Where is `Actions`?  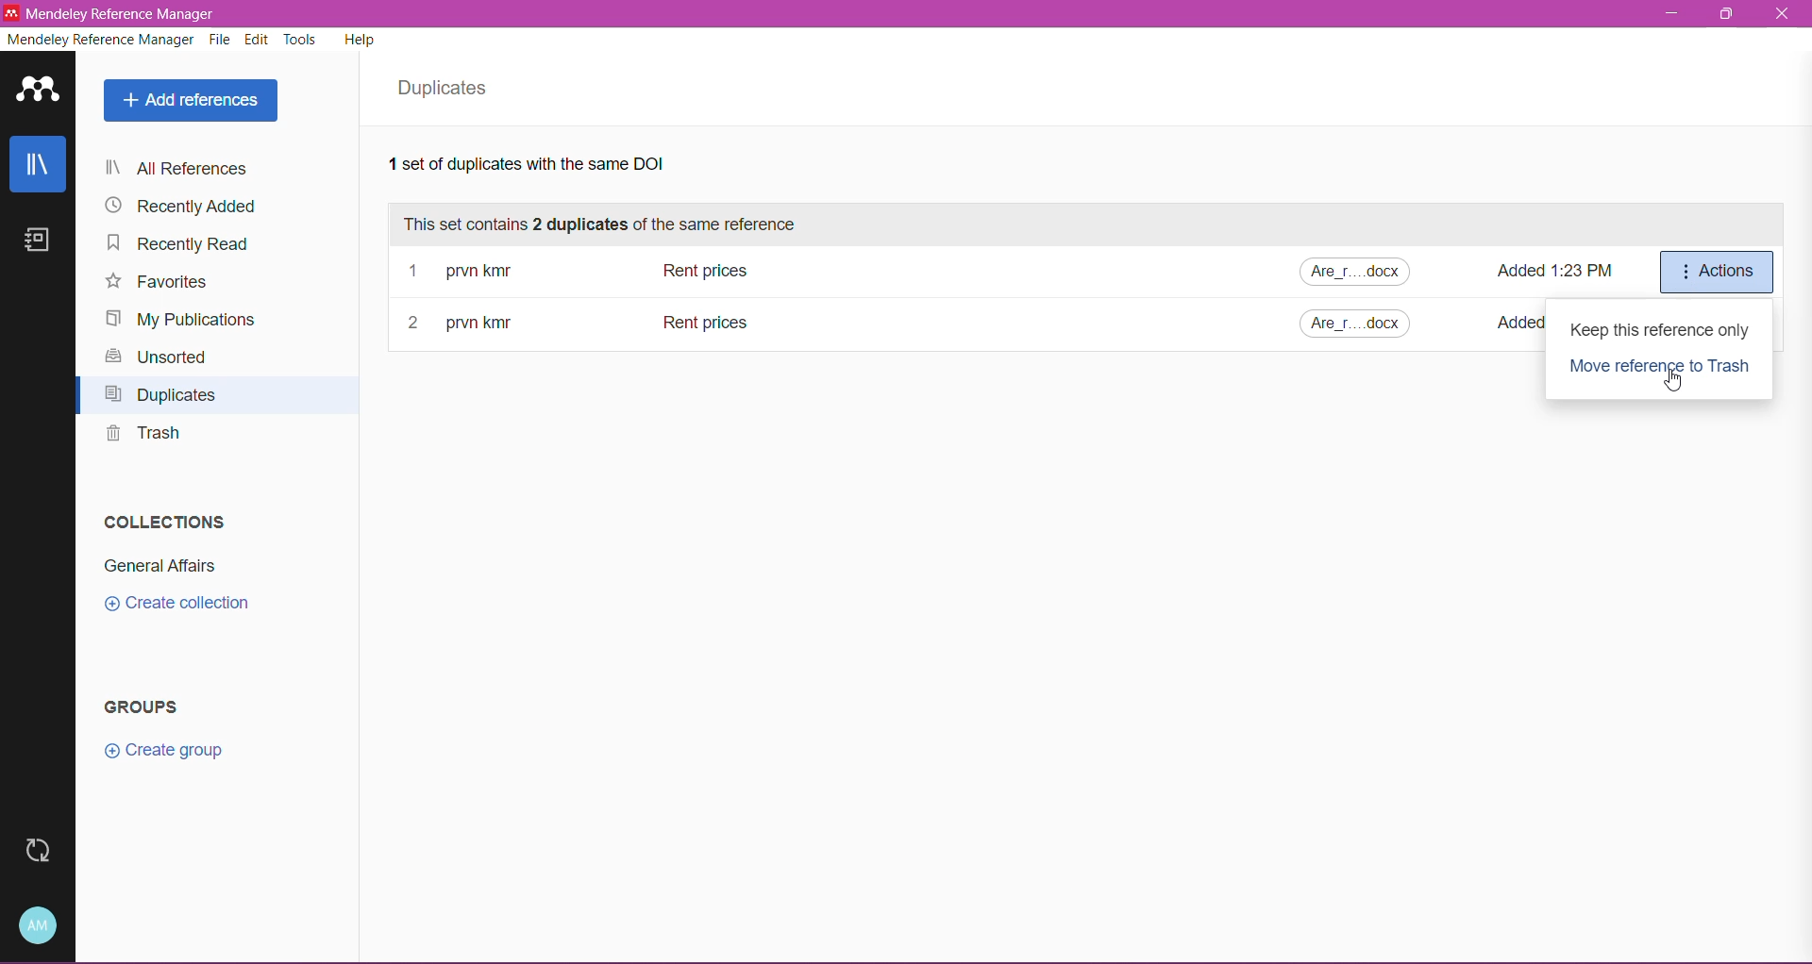
Actions is located at coordinates (1714, 273).